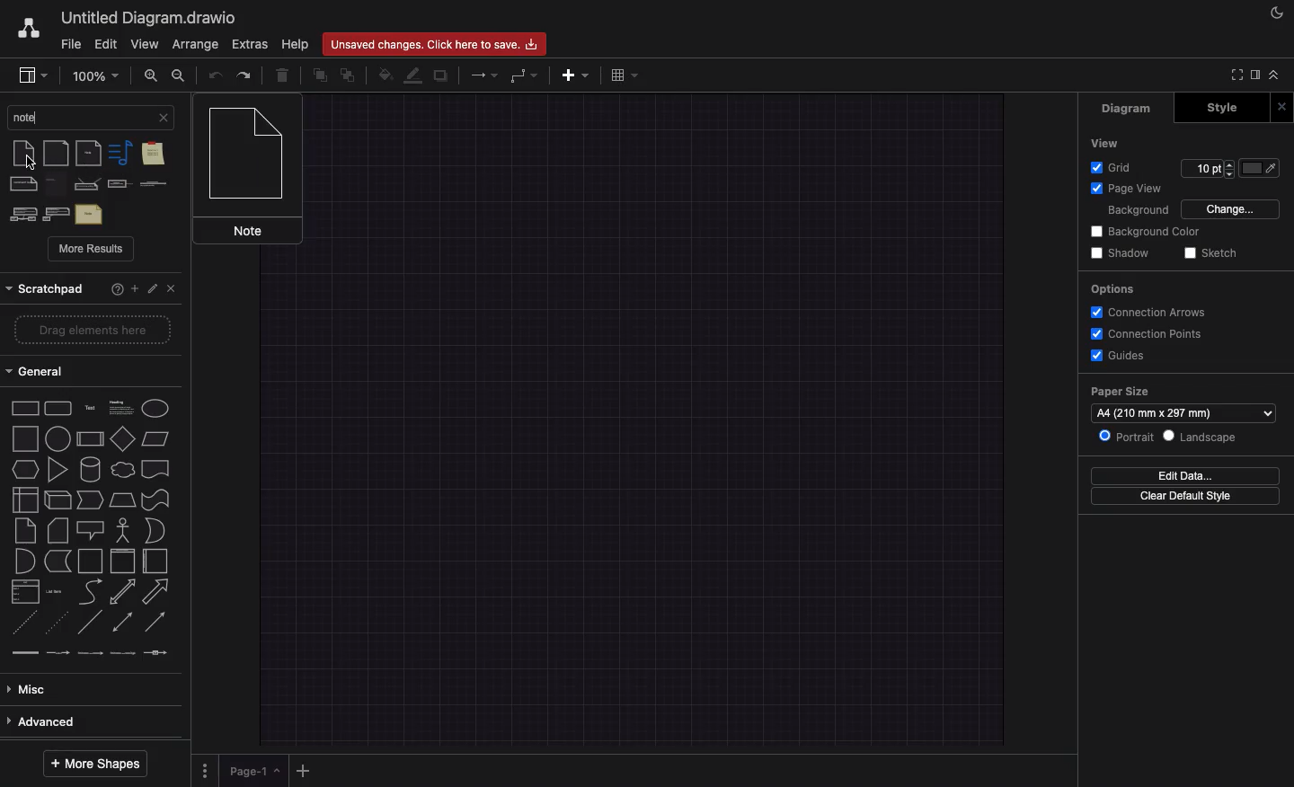 This screenshot has width=1294, height=787. Describe the element at coordinates (624, 74) in the screenshot. I see `Table` at that location.